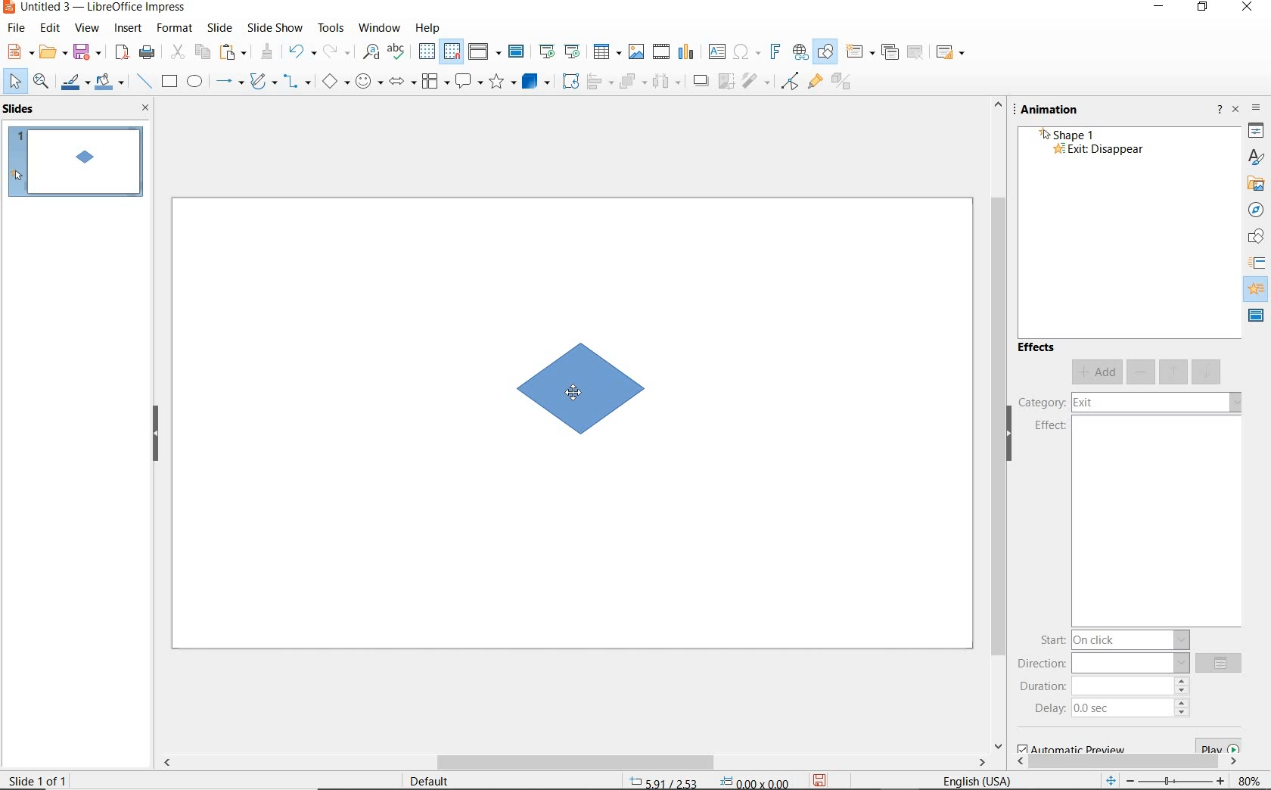 This screenshot has height=790, width=1271. I want to click on file, so click(18, 28).